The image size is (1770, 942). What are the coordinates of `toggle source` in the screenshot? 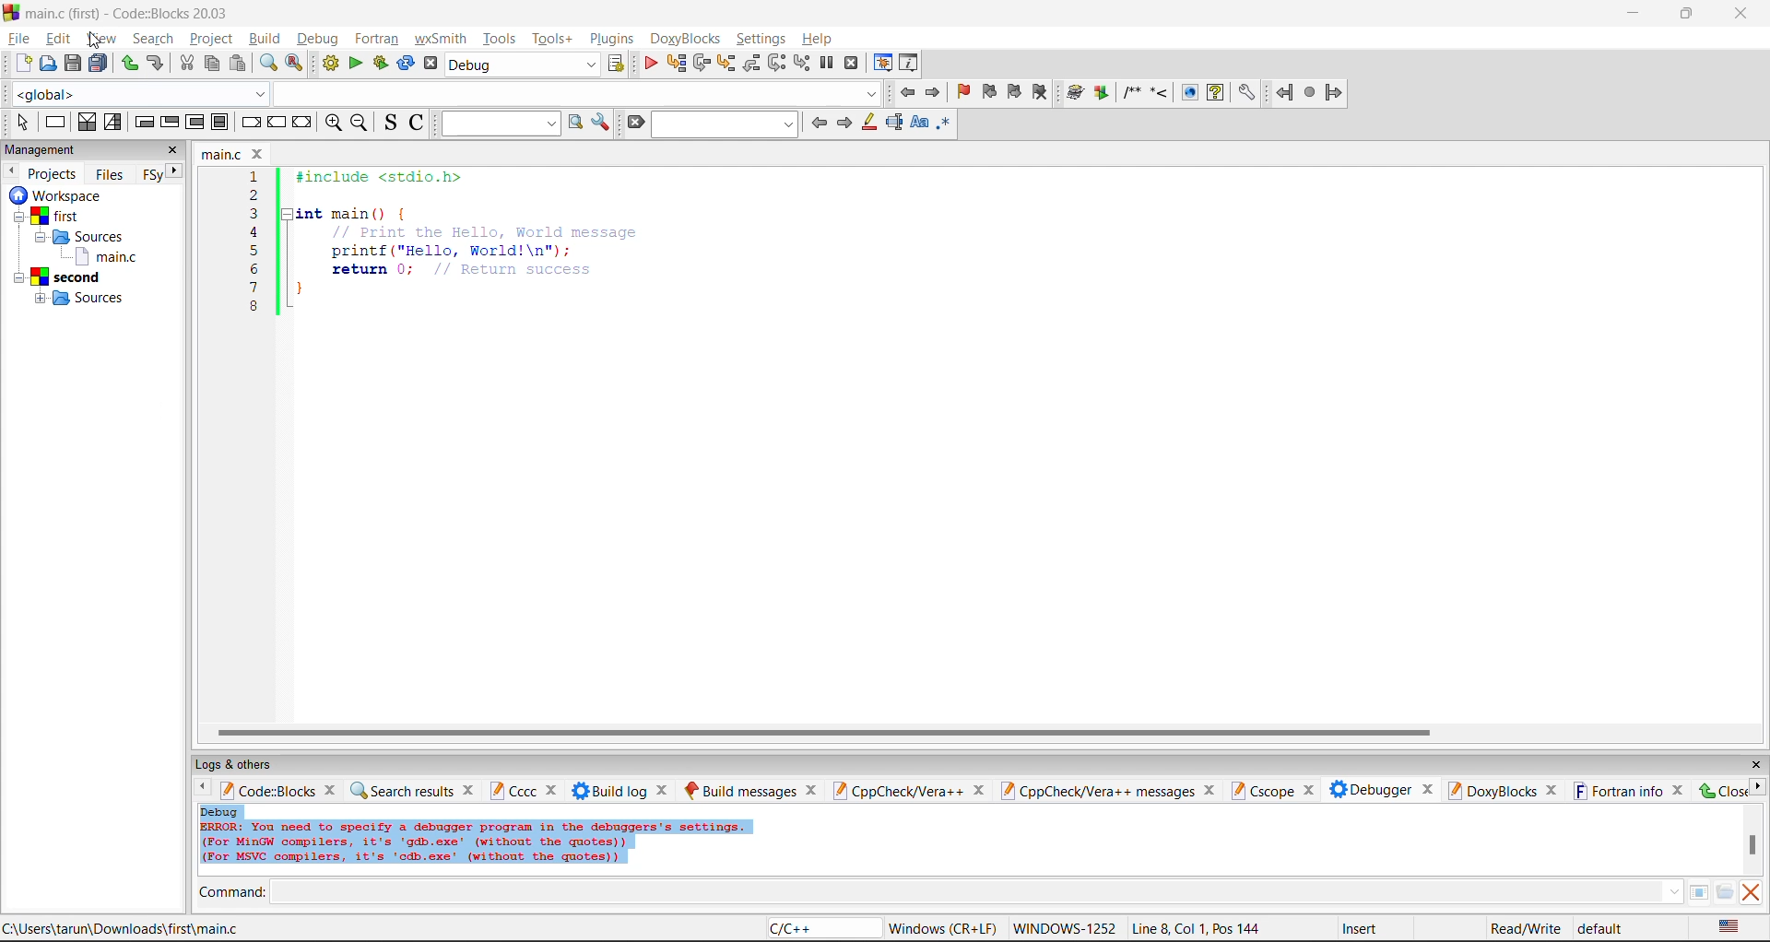 It's located at (390, 123).